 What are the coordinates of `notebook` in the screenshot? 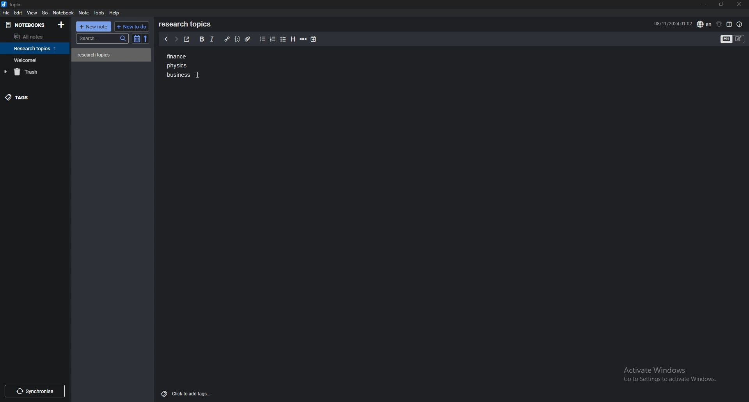 It's located at (35, 60).